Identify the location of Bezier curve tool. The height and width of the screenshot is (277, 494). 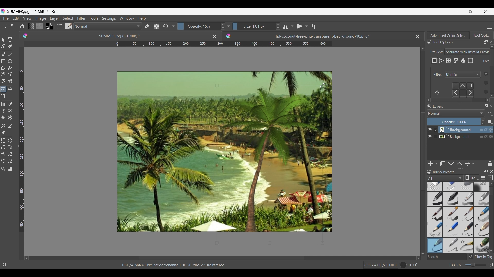
(3, 74).